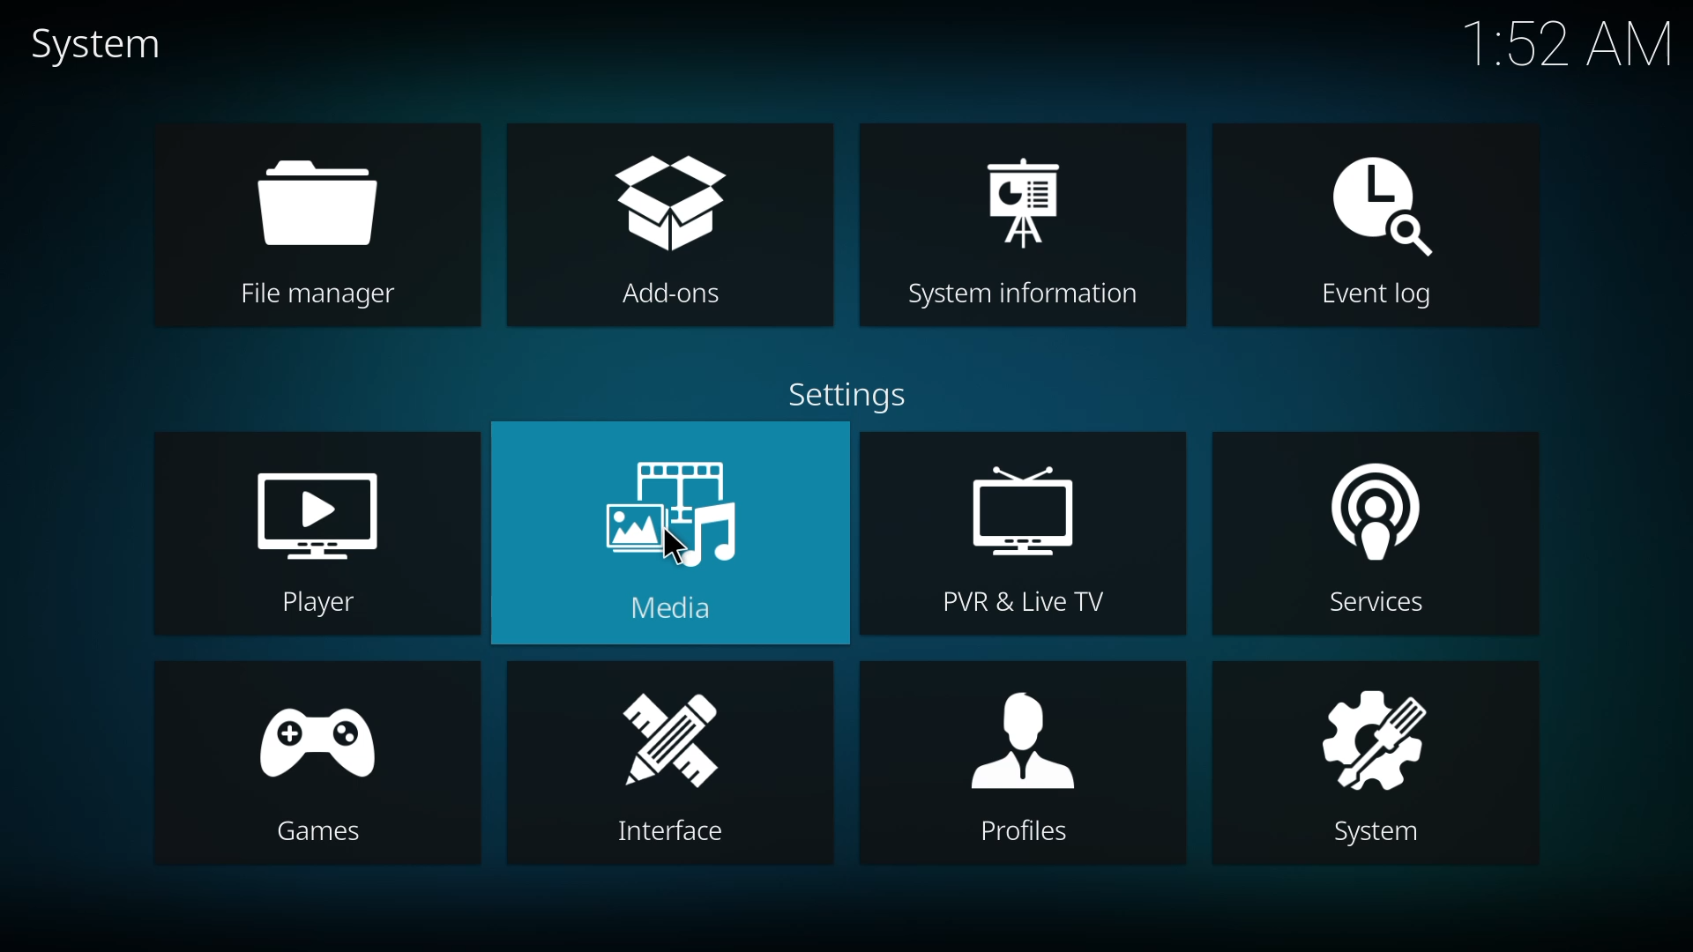 Image resolution: width=1693 pixels, height=952 pixels. I want to click on event log, so click(1384, 233).